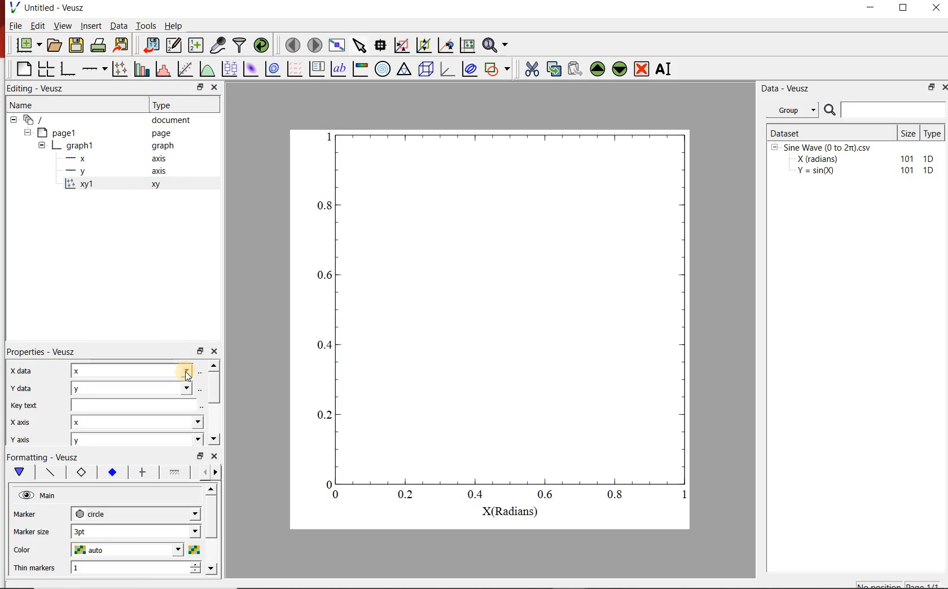 Image resolution: width=948 pixels, height=589 pixels. Describe the element at coordinates (94, 69) in the screenshot. I see `add an axis` at that location.